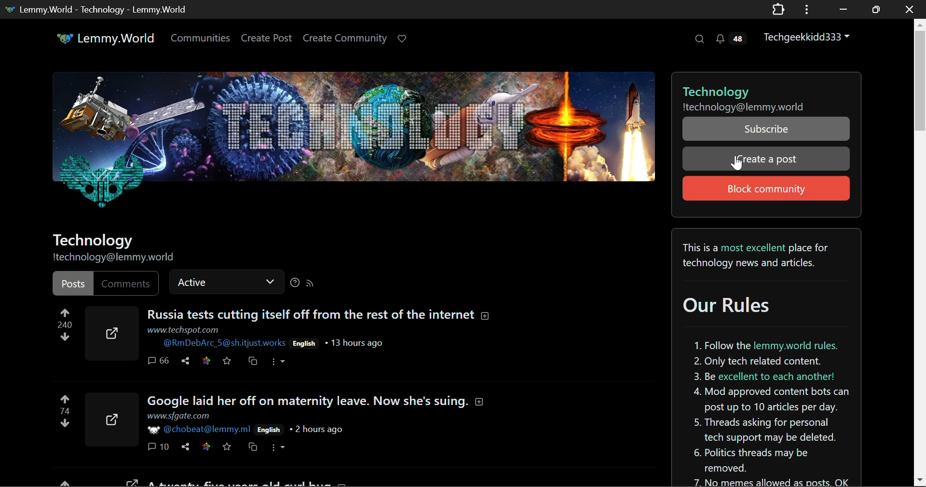  What do you see at coordinates (807, 9) in the screenshot?
I see `Application Options Menu` at bounding box center [807, 9].